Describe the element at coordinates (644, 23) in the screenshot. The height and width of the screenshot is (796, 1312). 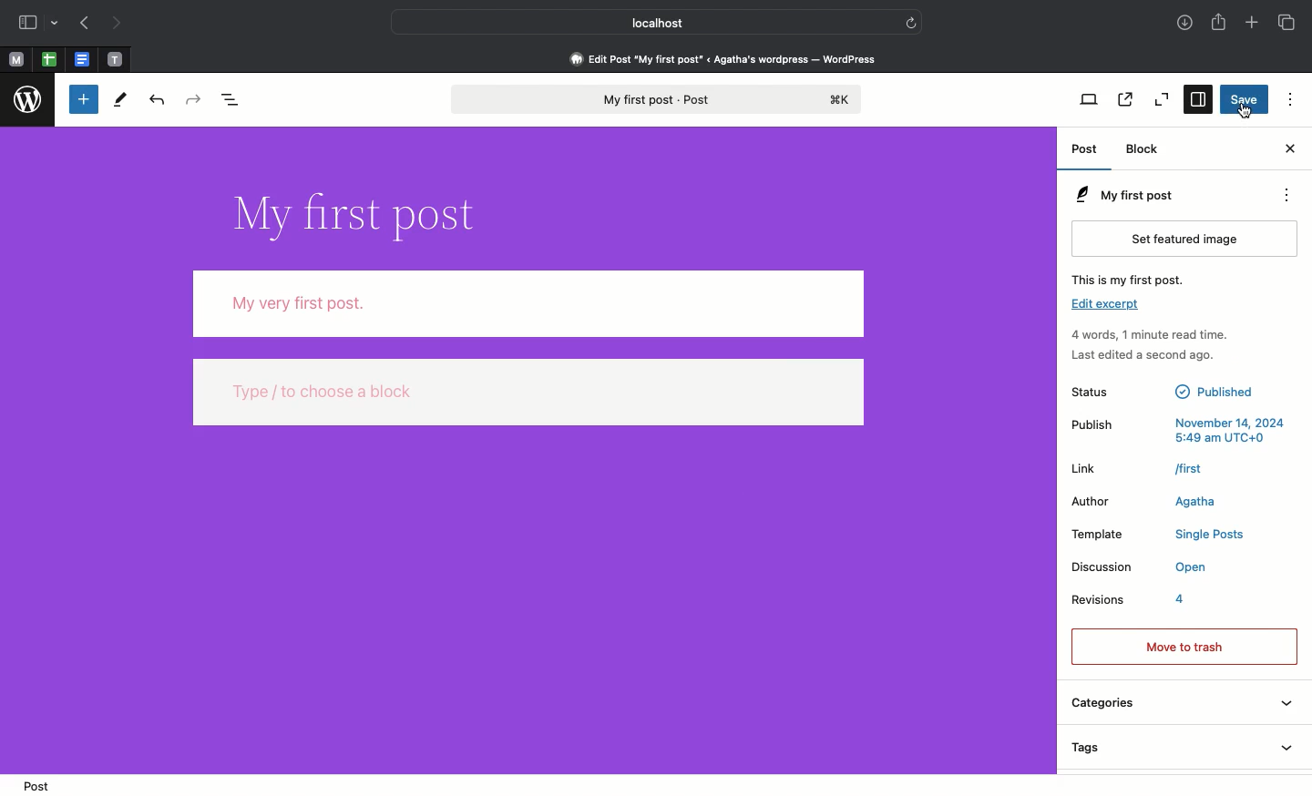
I see `Localhost` at that location.